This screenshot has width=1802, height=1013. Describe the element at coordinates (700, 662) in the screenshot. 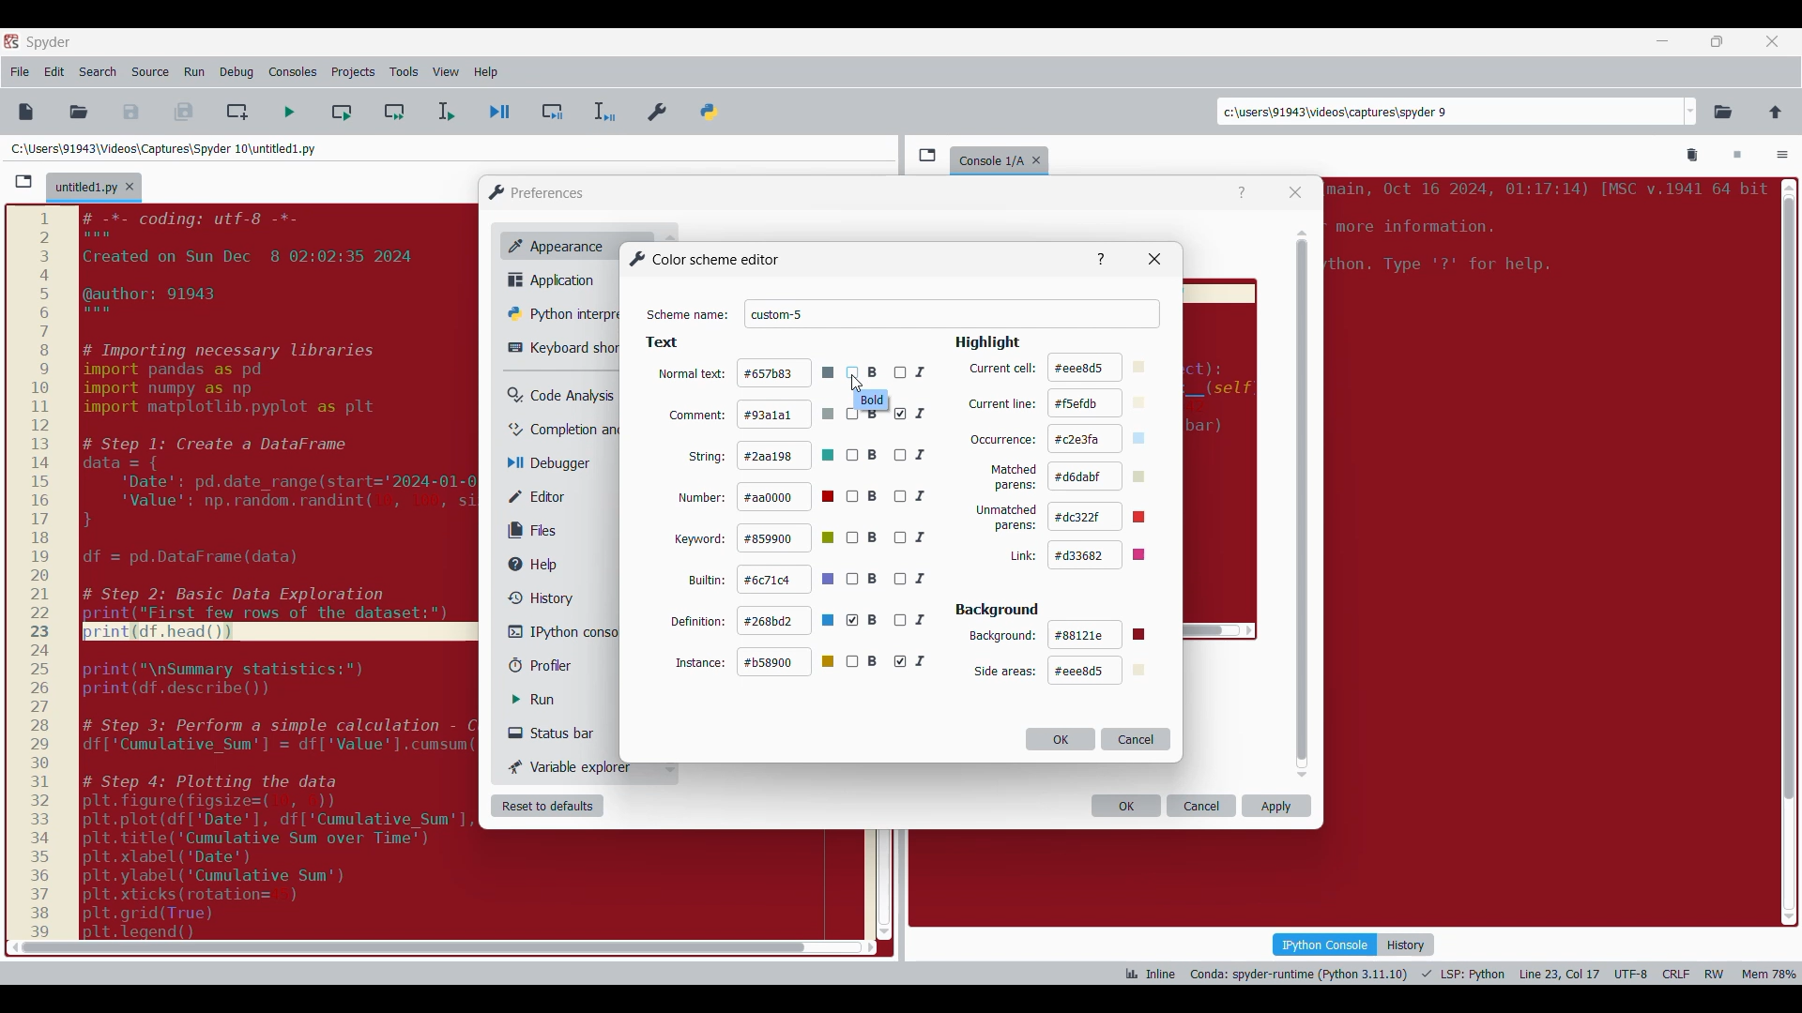

I see `instance` at that location.